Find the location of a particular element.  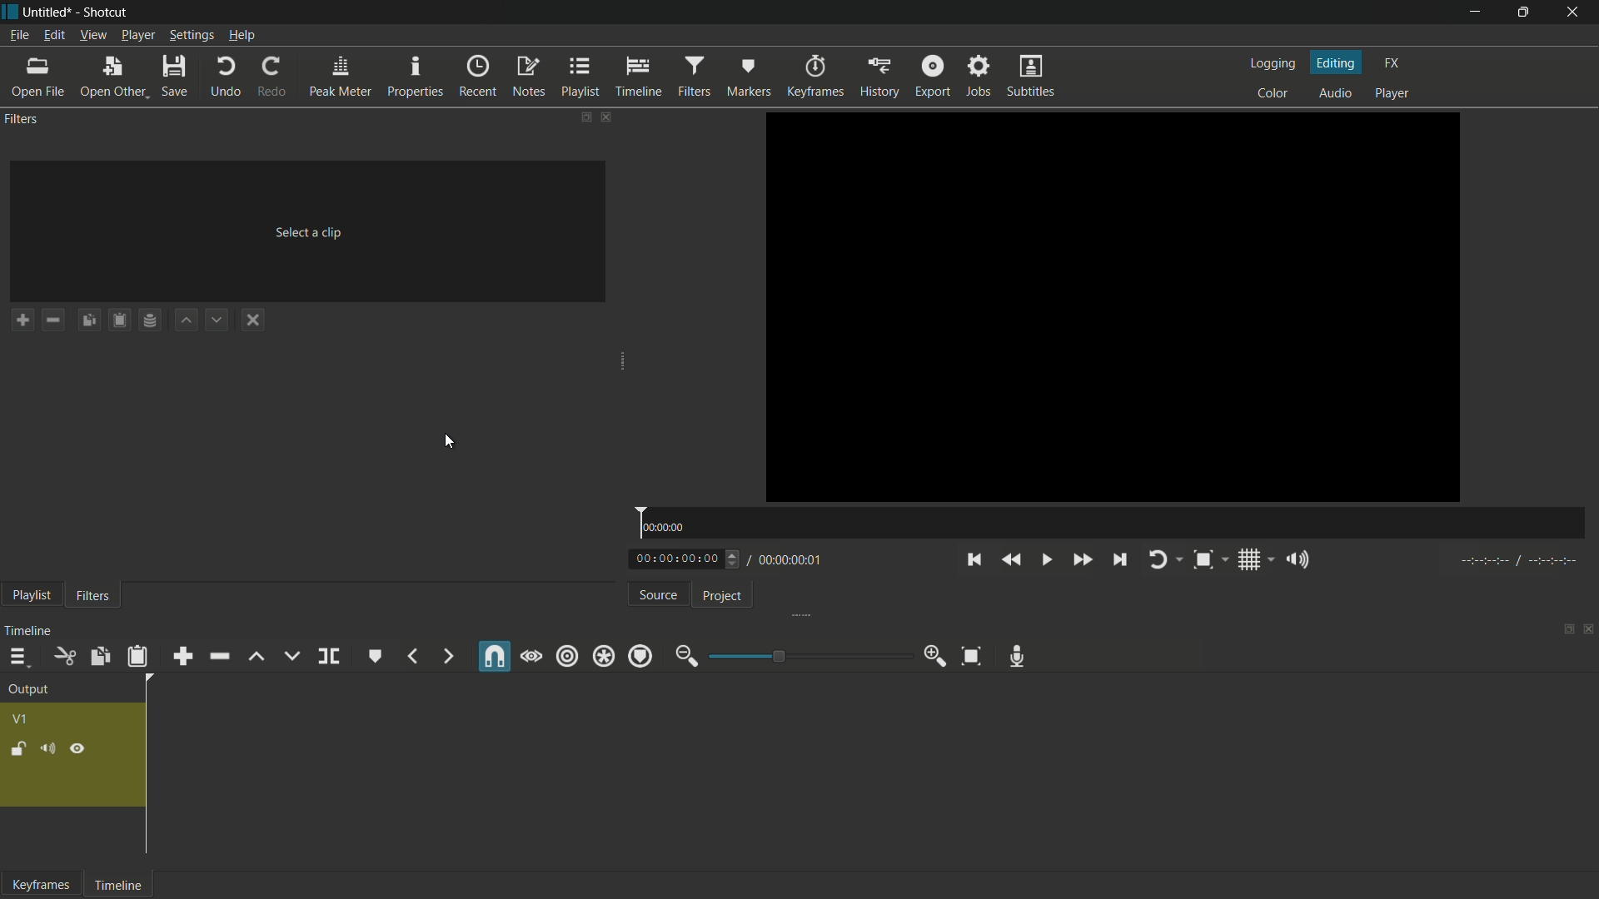

logging is located at coordinates (1273, 65).